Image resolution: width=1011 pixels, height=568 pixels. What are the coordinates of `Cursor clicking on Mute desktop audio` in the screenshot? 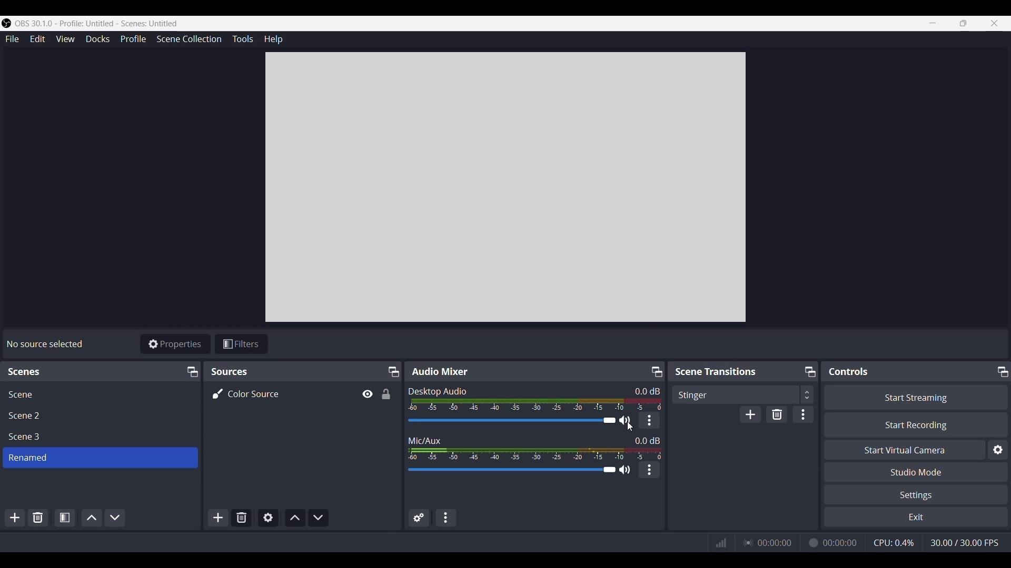 It's located at (629, 427).